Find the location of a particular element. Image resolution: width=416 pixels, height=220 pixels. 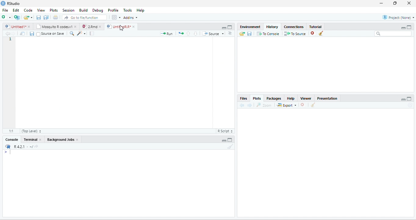

Edit is located at coordinates (16, 10).